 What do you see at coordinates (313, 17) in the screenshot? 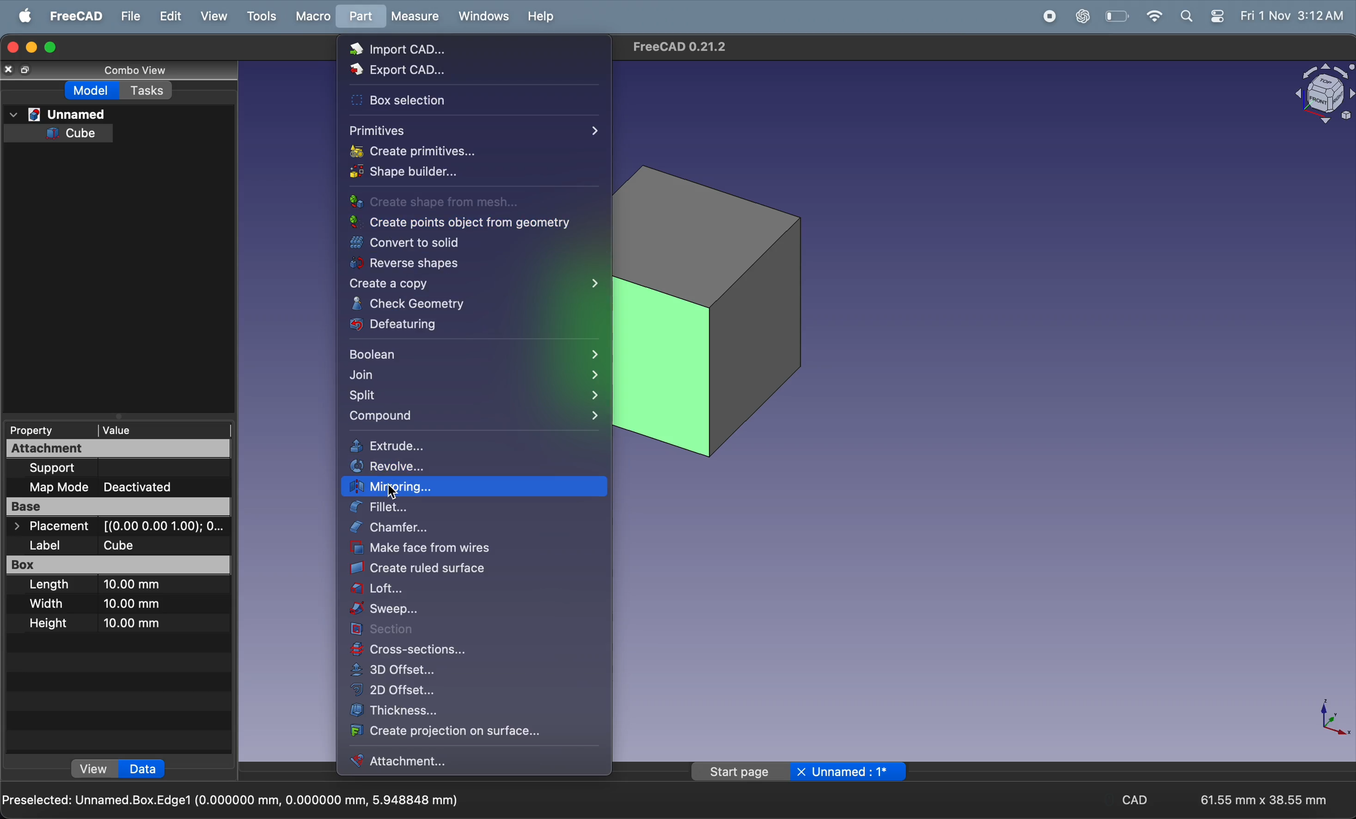
I see `marco` at bounding box center [313, 17].